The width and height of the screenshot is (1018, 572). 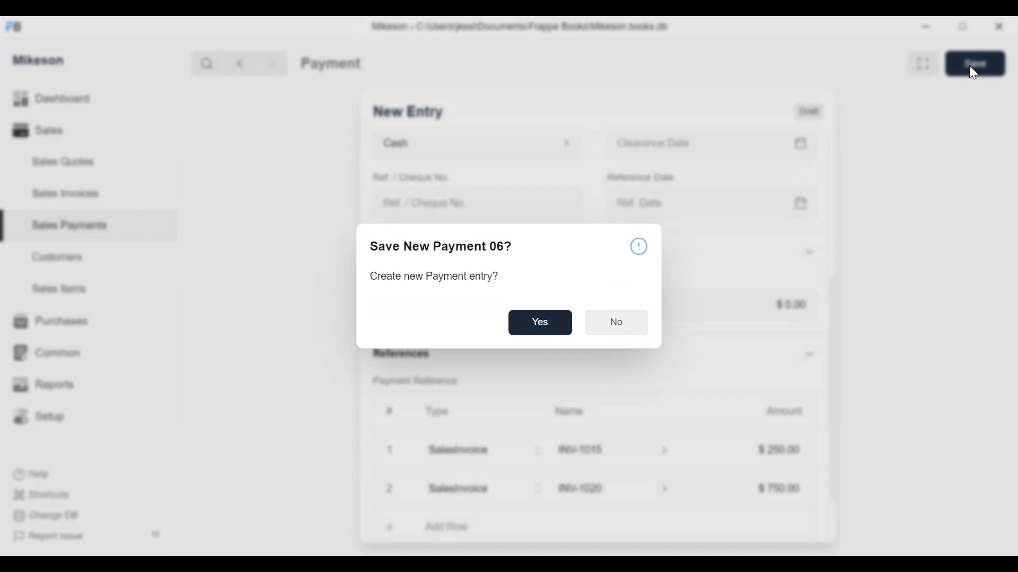 What do you see at coordinates (639, 245) in the screenshot?
I see `icon` at bounding box center [639, 245].